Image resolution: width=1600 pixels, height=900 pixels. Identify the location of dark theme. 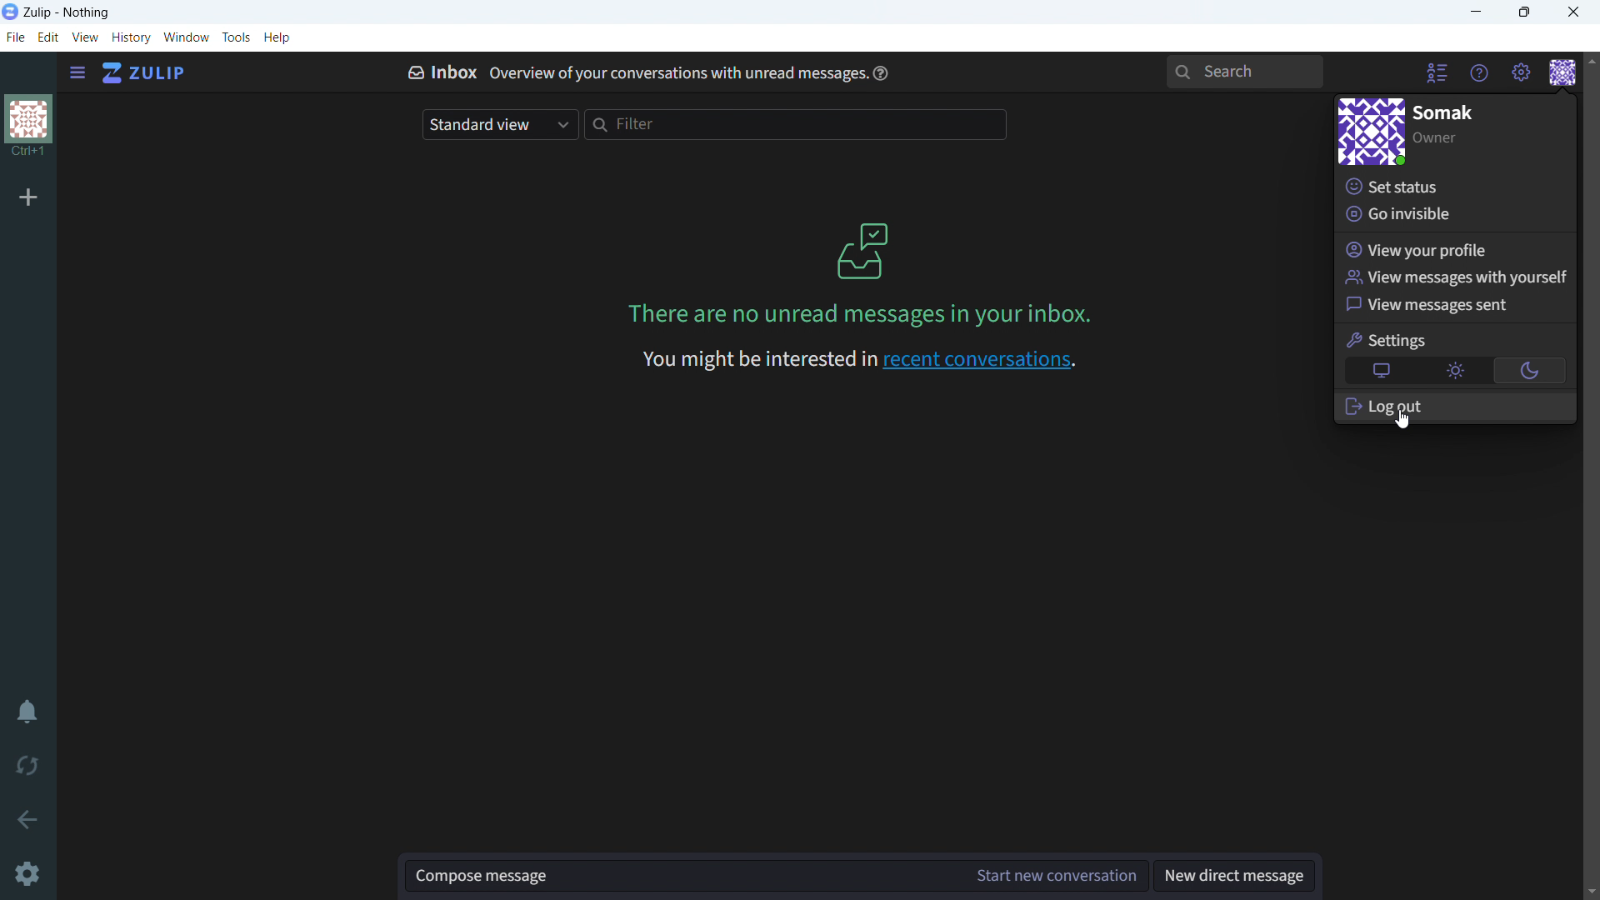
(1528, 371).